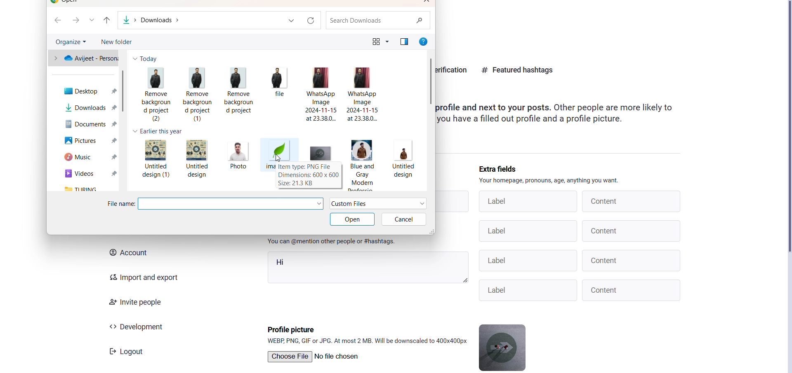  What do you see at coordinates (279, 150) in the screenshot?
I see `Image file` at bounding box center [279, 150].